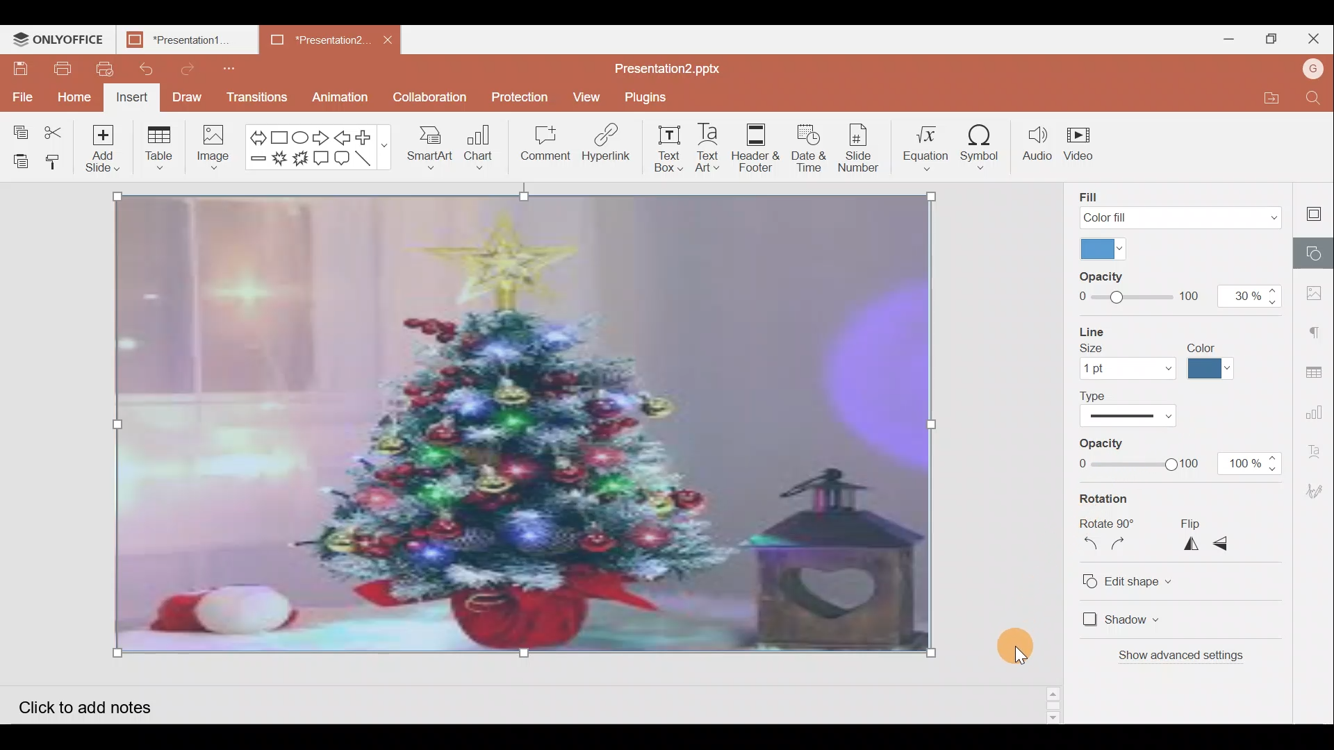  I want to click on Comment, so click(543, 144).